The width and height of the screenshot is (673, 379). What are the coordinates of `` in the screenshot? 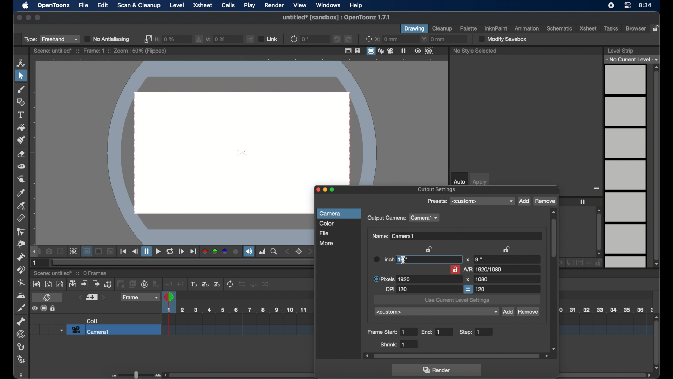 It's located at (44, 308).